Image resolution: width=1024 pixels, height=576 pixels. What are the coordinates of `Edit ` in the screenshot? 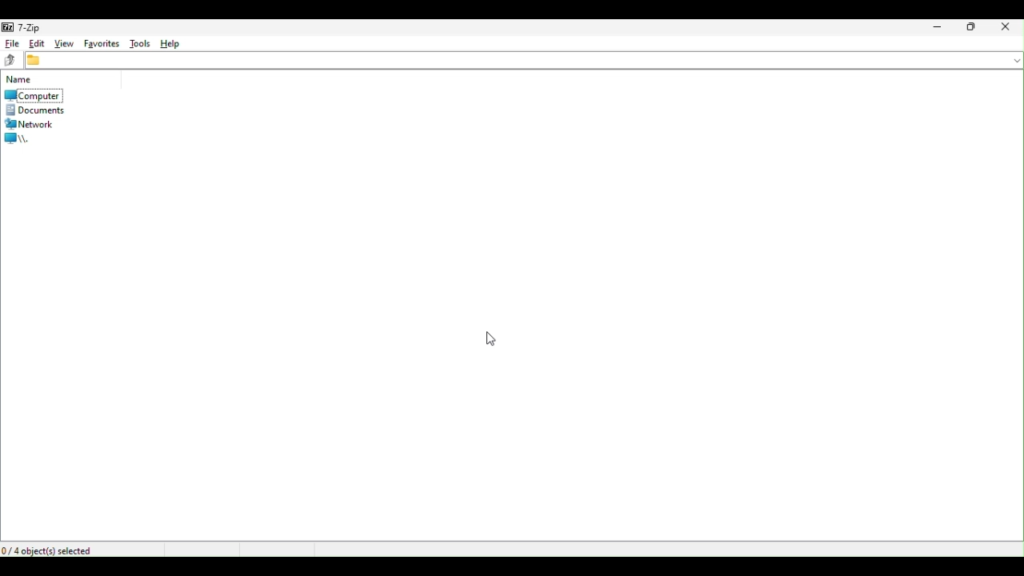 It's located at (37, 42).